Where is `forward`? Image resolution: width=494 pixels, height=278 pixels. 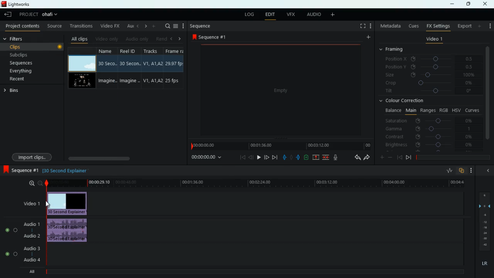 forward is located at coordinates (267, 157).